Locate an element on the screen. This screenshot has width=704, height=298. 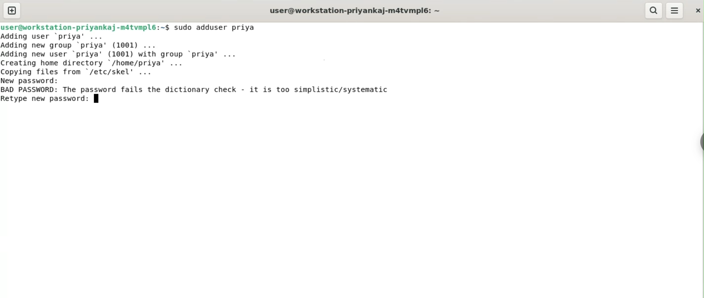
user@workstation-priyankaj-m4tvmpl6:~ is located at coordinates (353, 10).